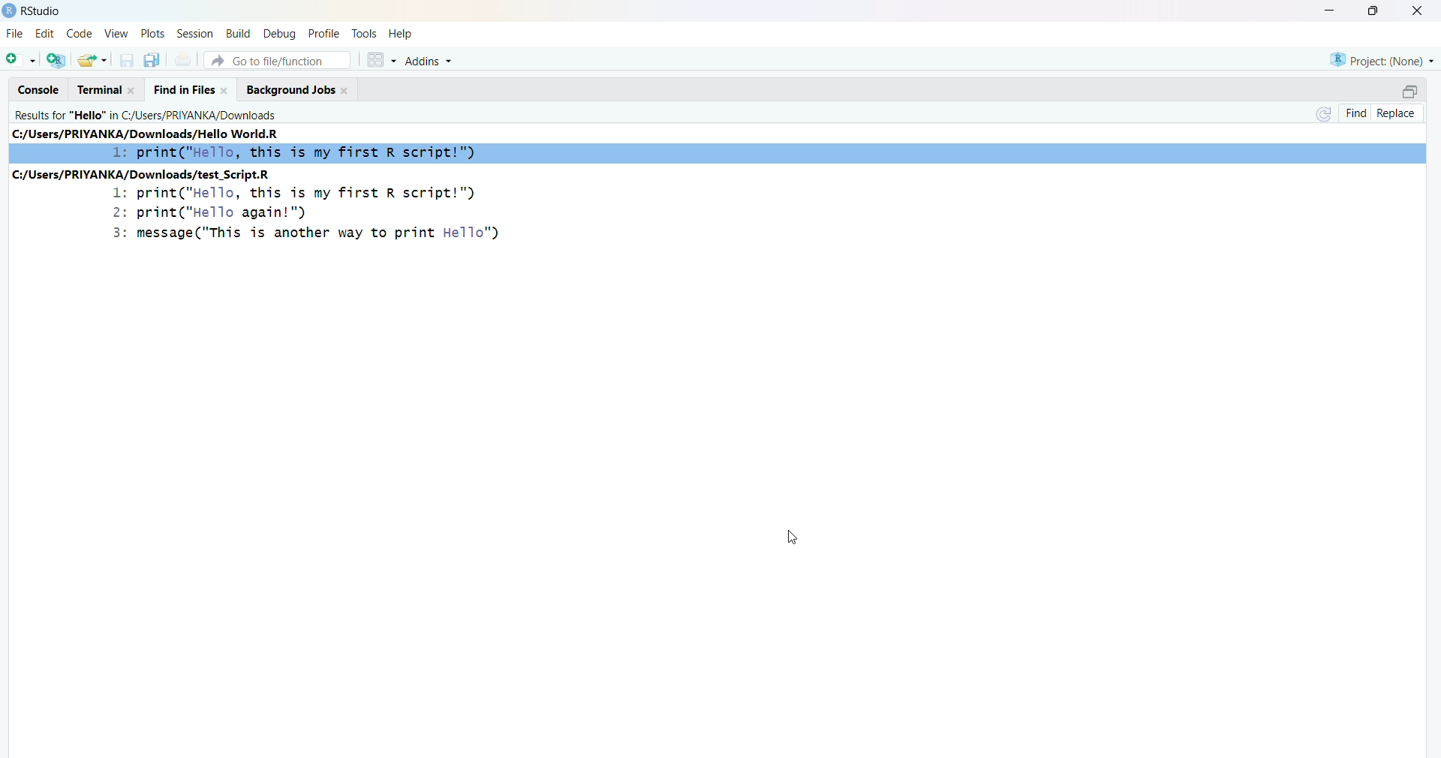  I want to click on C:/Users/PRIYANKA/Downloads/Hello World.R, so click(146, 134).